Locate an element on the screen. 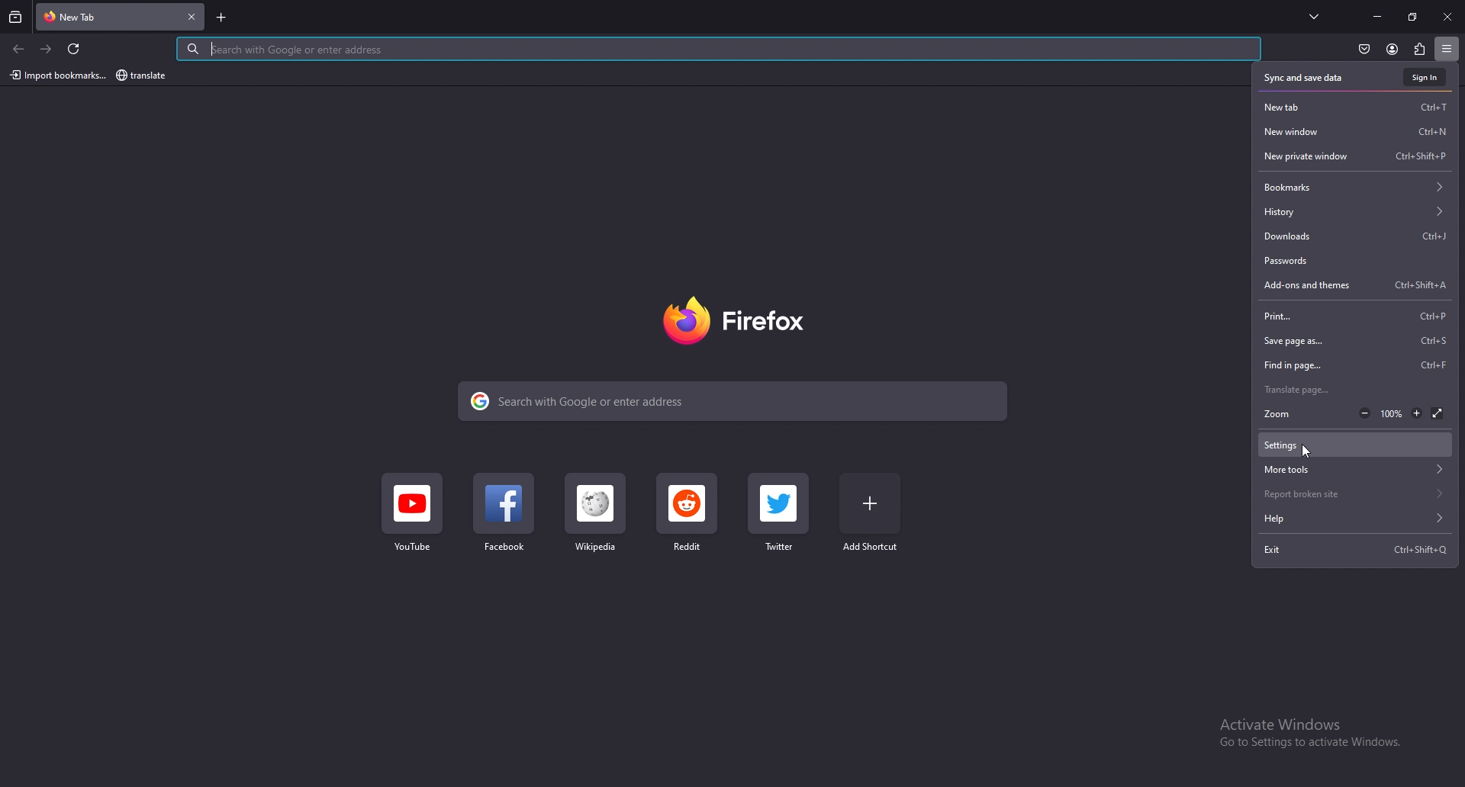 The width and height of the screenshot is (1465, 787). sign in is located at coordinates (1424, 77).